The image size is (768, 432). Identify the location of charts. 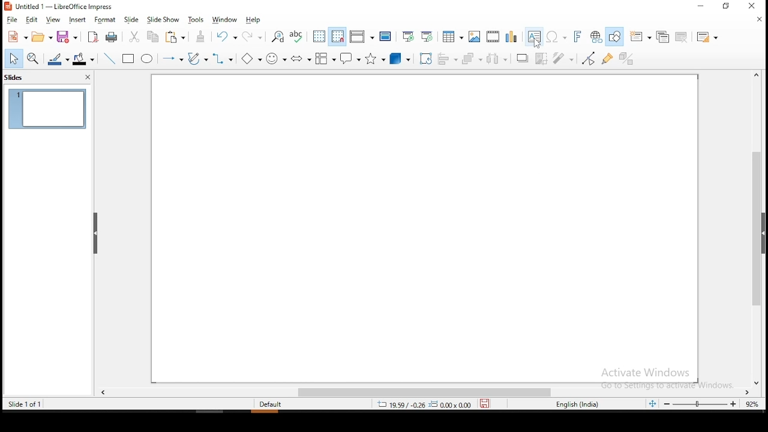
(511, 37).